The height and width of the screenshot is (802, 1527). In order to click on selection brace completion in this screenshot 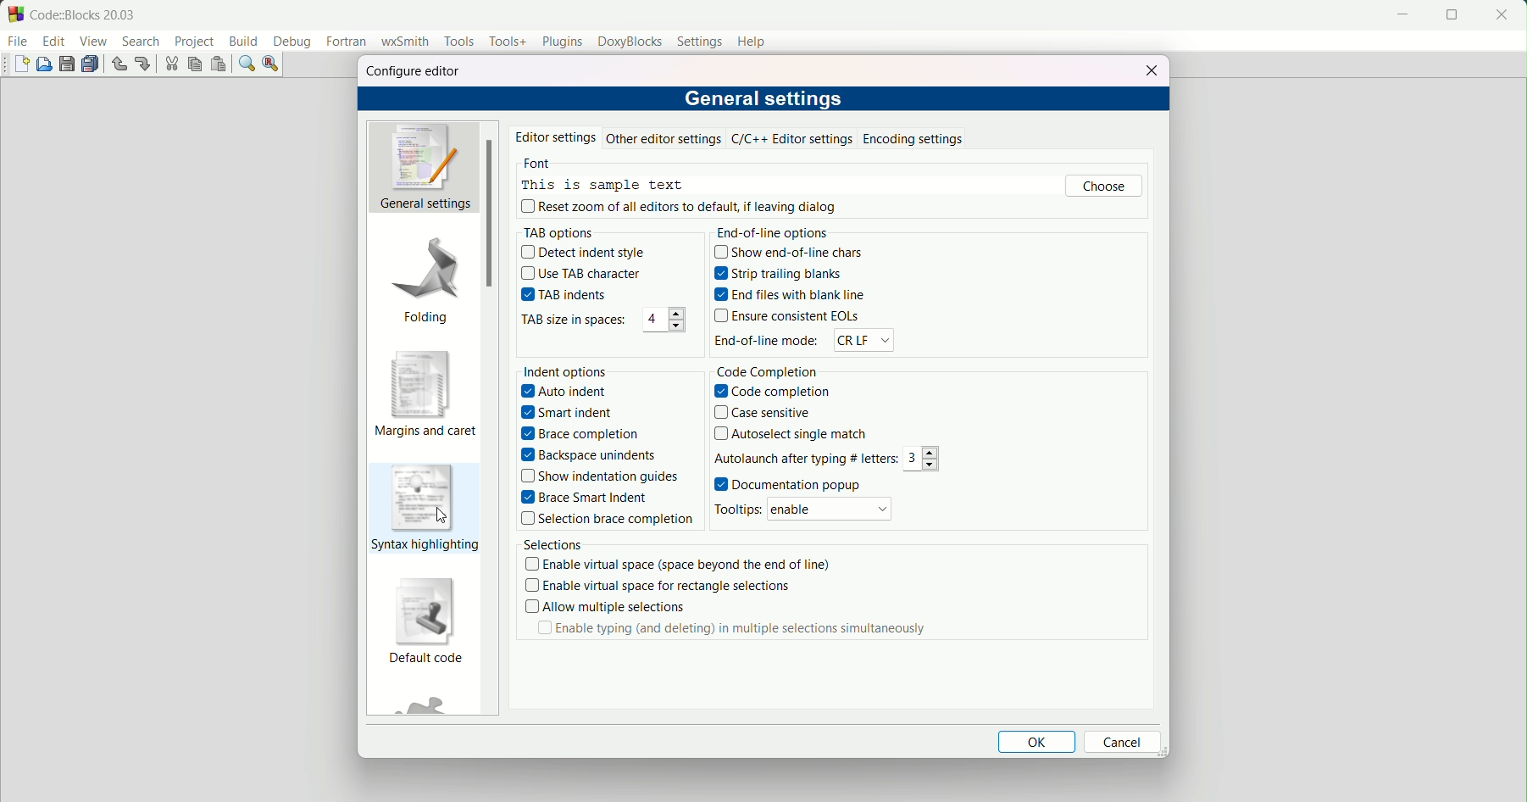, I will do `click(608, 519)`.